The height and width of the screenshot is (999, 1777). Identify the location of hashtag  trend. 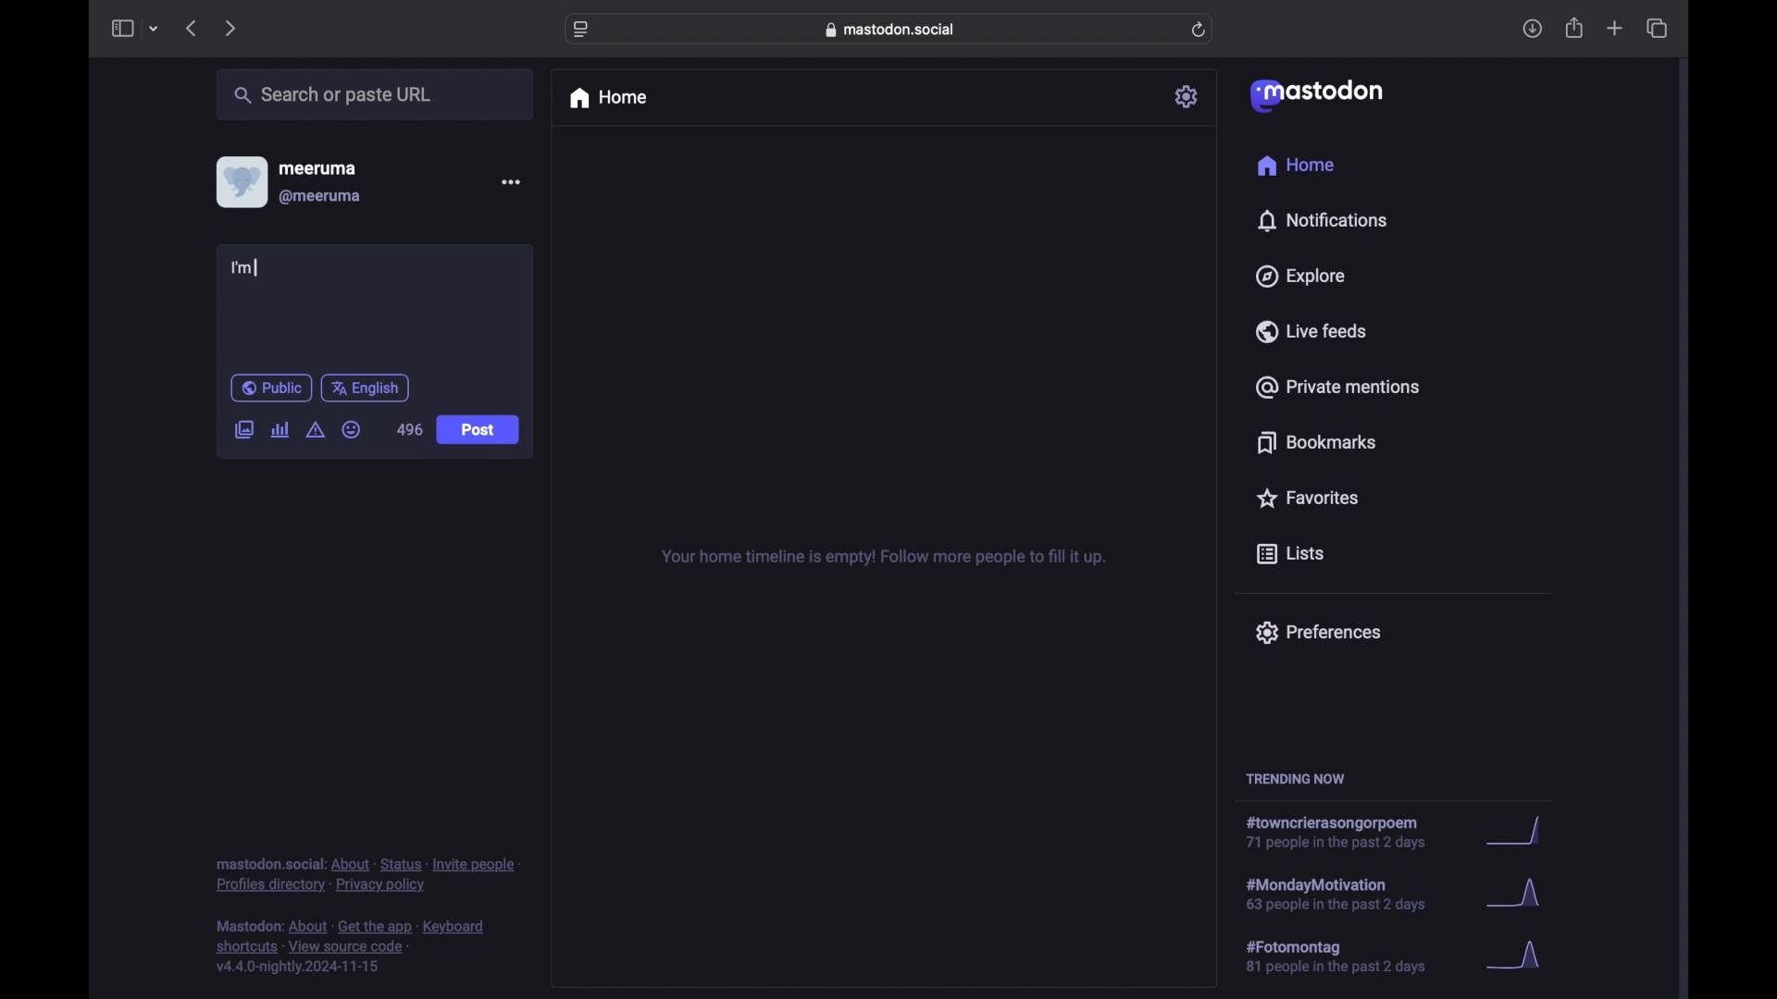
(1353, 893).